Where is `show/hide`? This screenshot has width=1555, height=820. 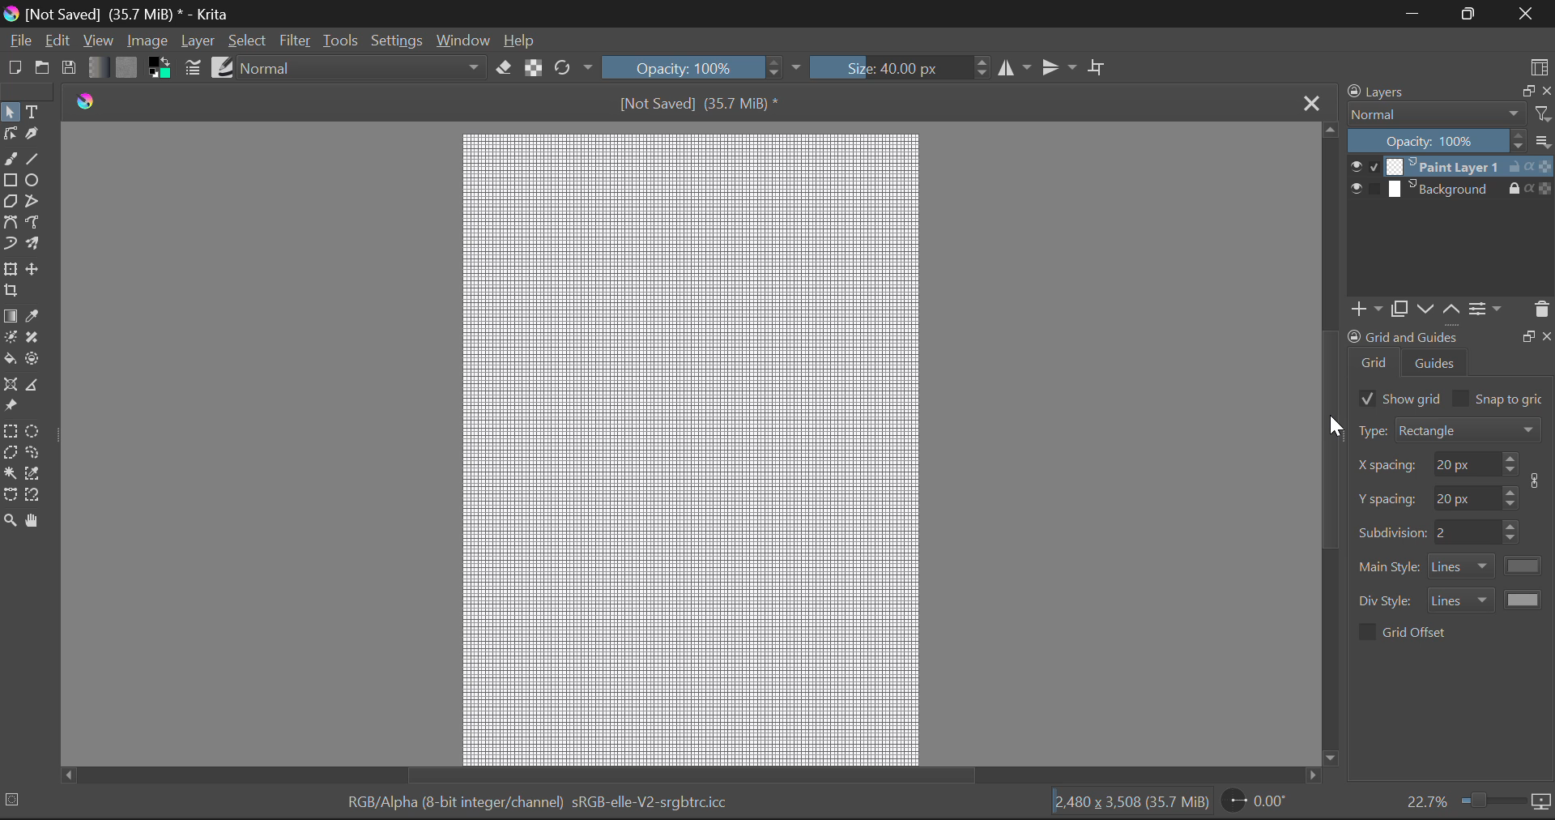 show/hide is located at coordinates (1364, 166).